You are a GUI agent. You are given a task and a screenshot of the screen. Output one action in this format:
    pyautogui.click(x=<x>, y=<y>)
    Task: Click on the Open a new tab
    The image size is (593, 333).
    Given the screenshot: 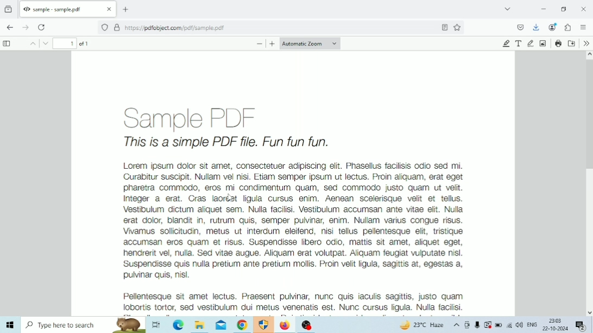 What is the action you would take?
    pyautogui.click(x=125, y=9)
    